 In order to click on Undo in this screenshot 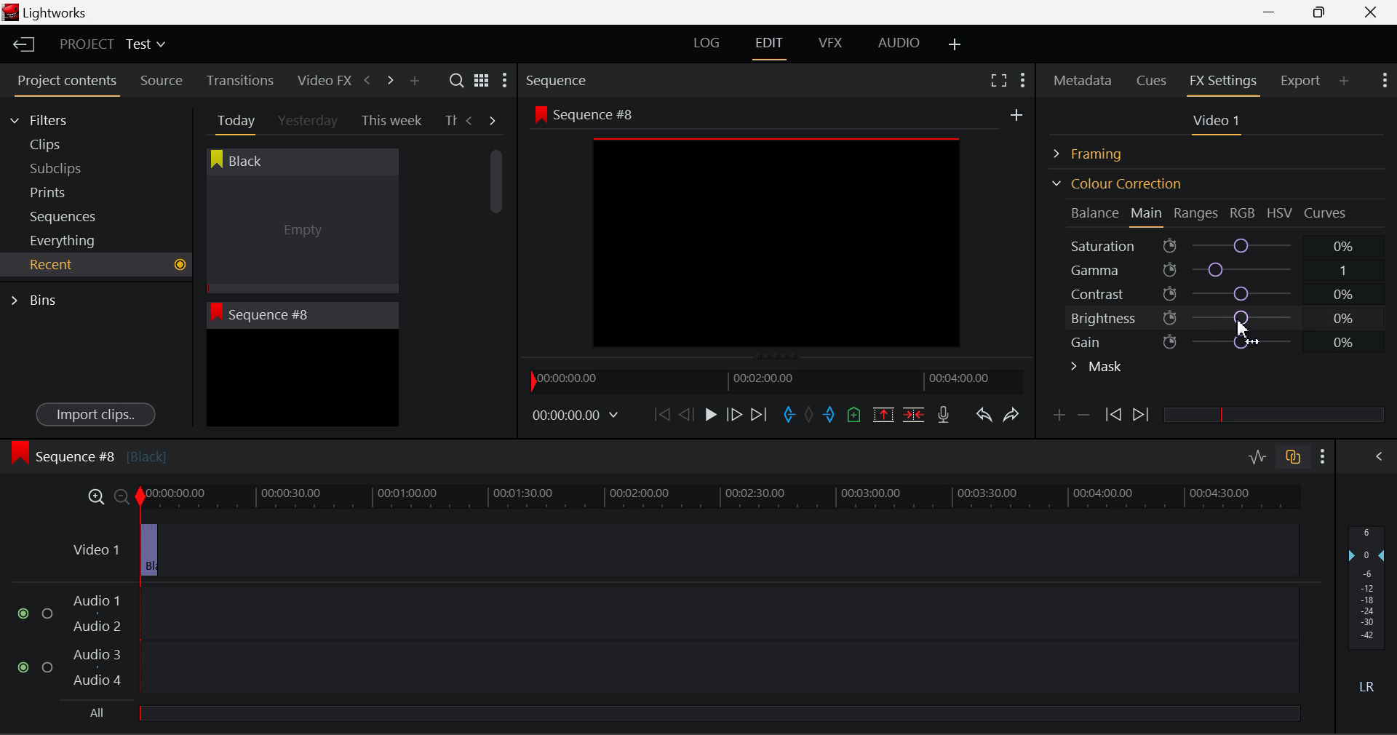, I will do `click(983, 418)`.